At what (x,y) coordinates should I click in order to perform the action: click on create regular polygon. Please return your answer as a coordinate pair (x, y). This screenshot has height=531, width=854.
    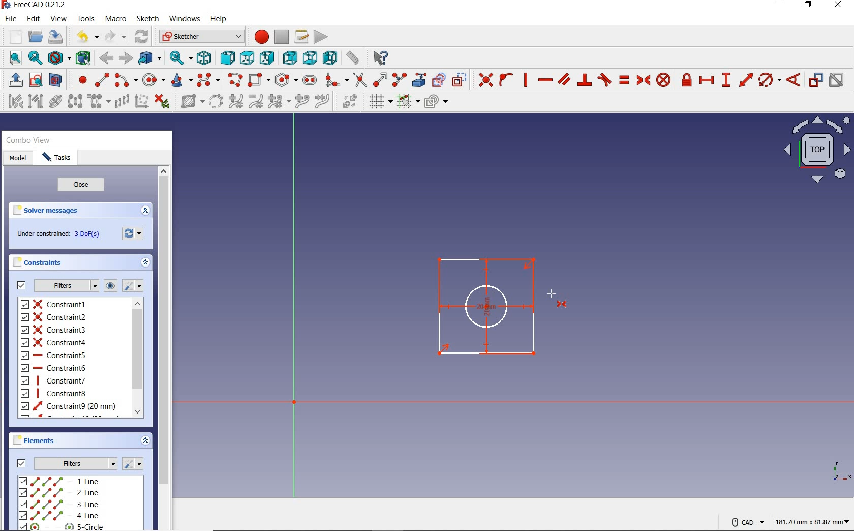
    Looking at the image, I should click on (286, 79).